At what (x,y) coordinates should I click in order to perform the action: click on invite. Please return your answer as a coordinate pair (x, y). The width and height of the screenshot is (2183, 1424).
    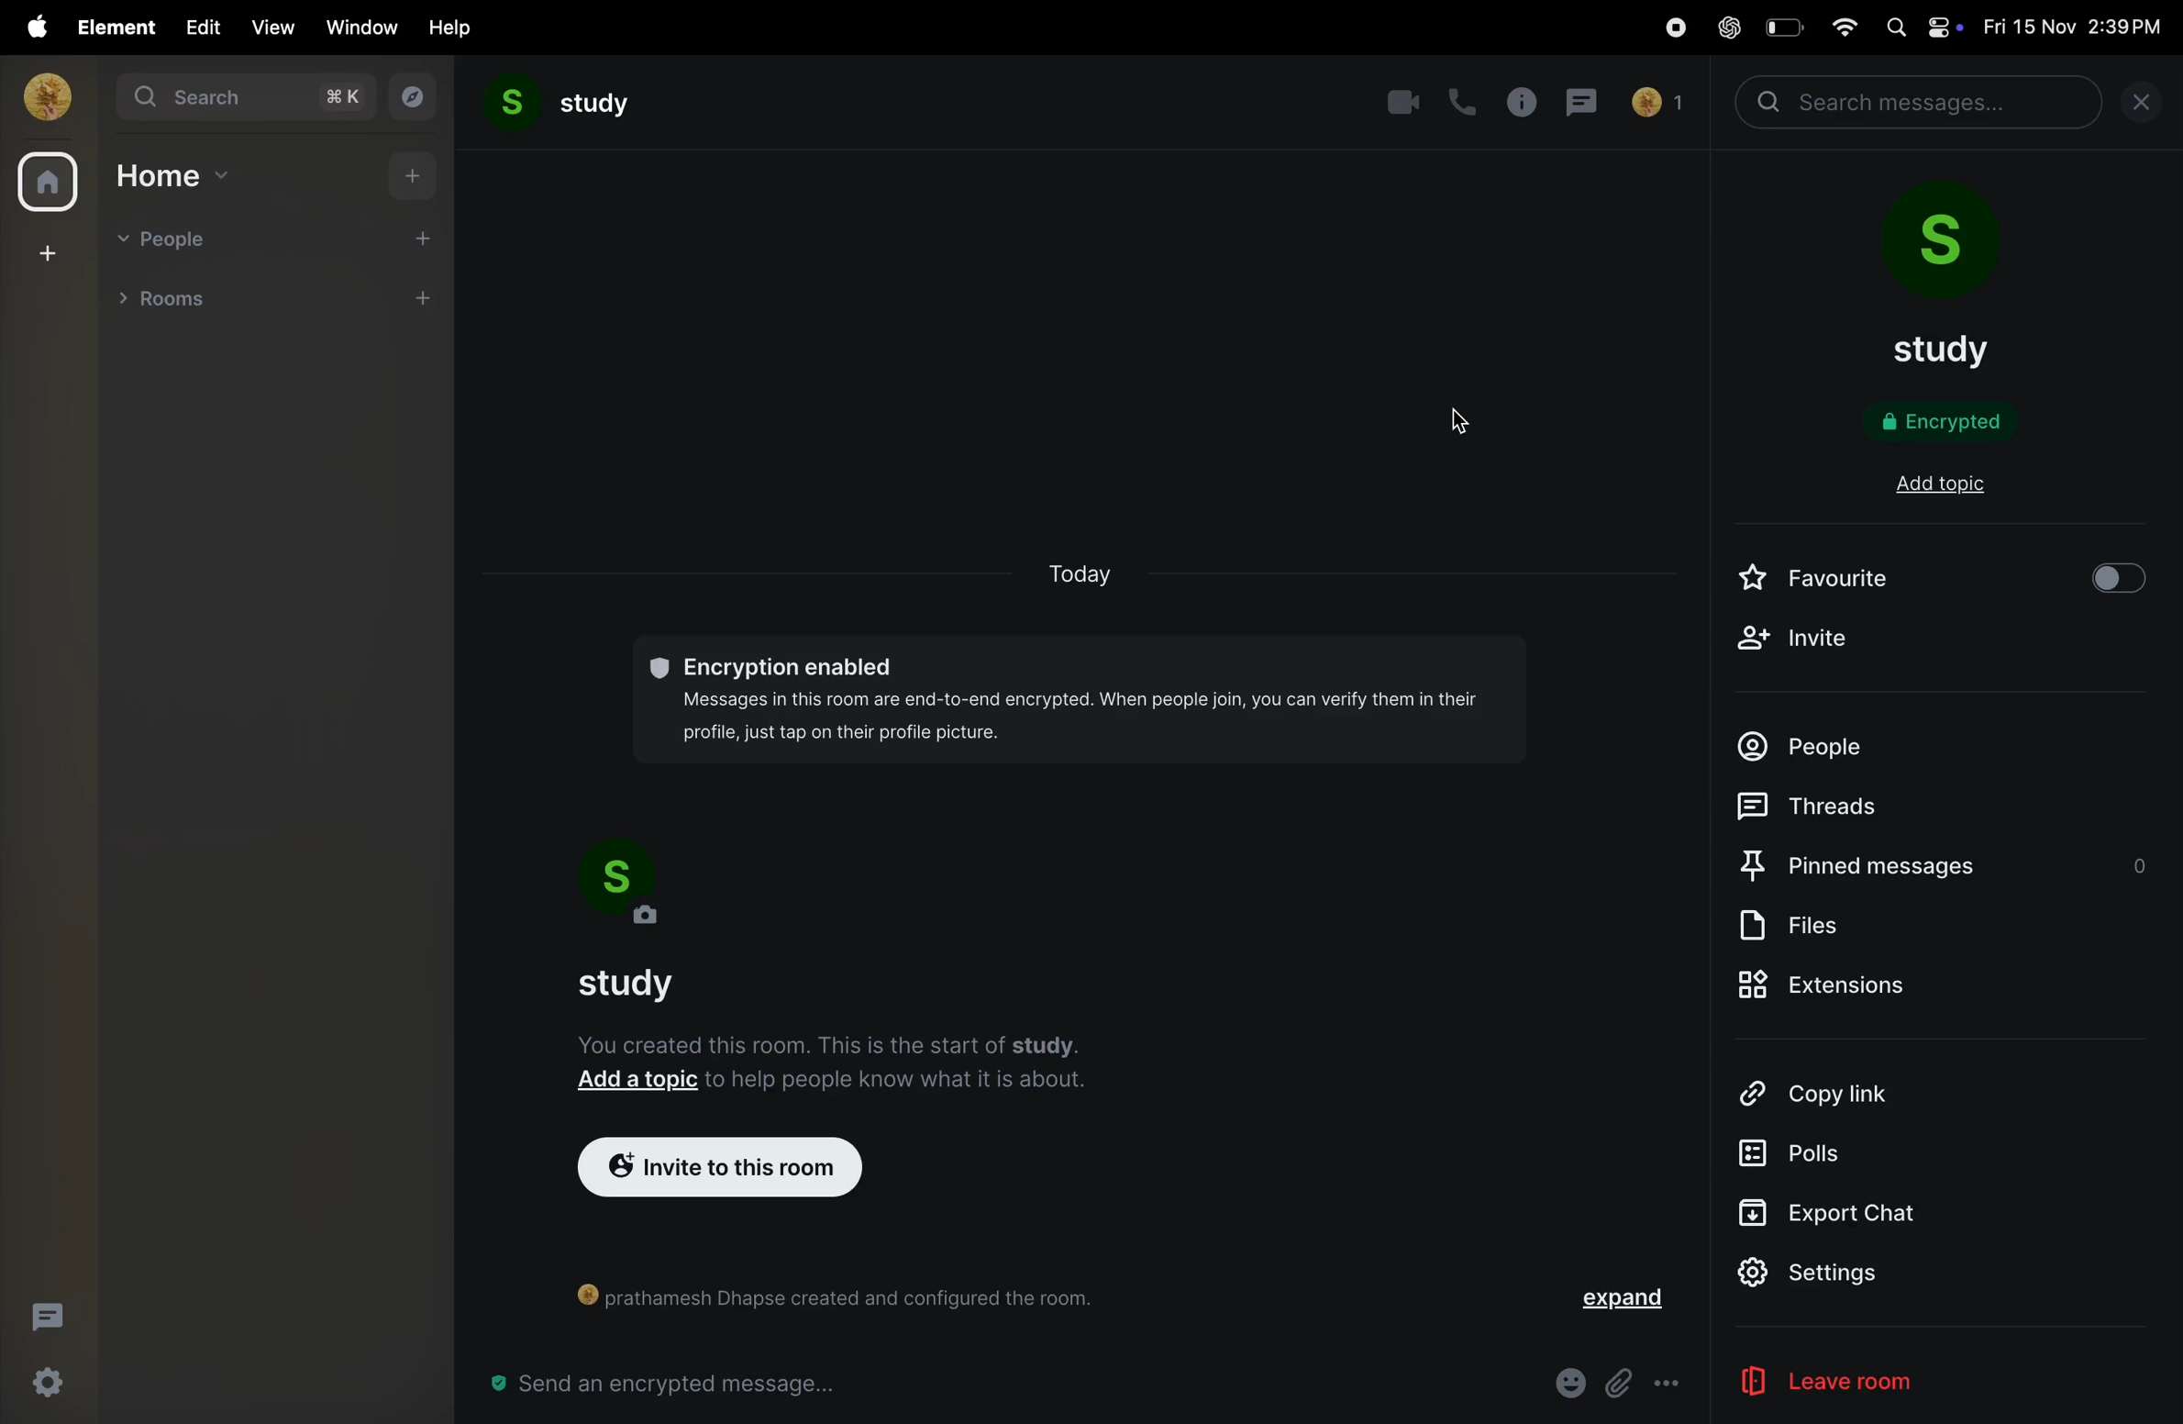
    Looking at the image, I should click on (1793, 643).